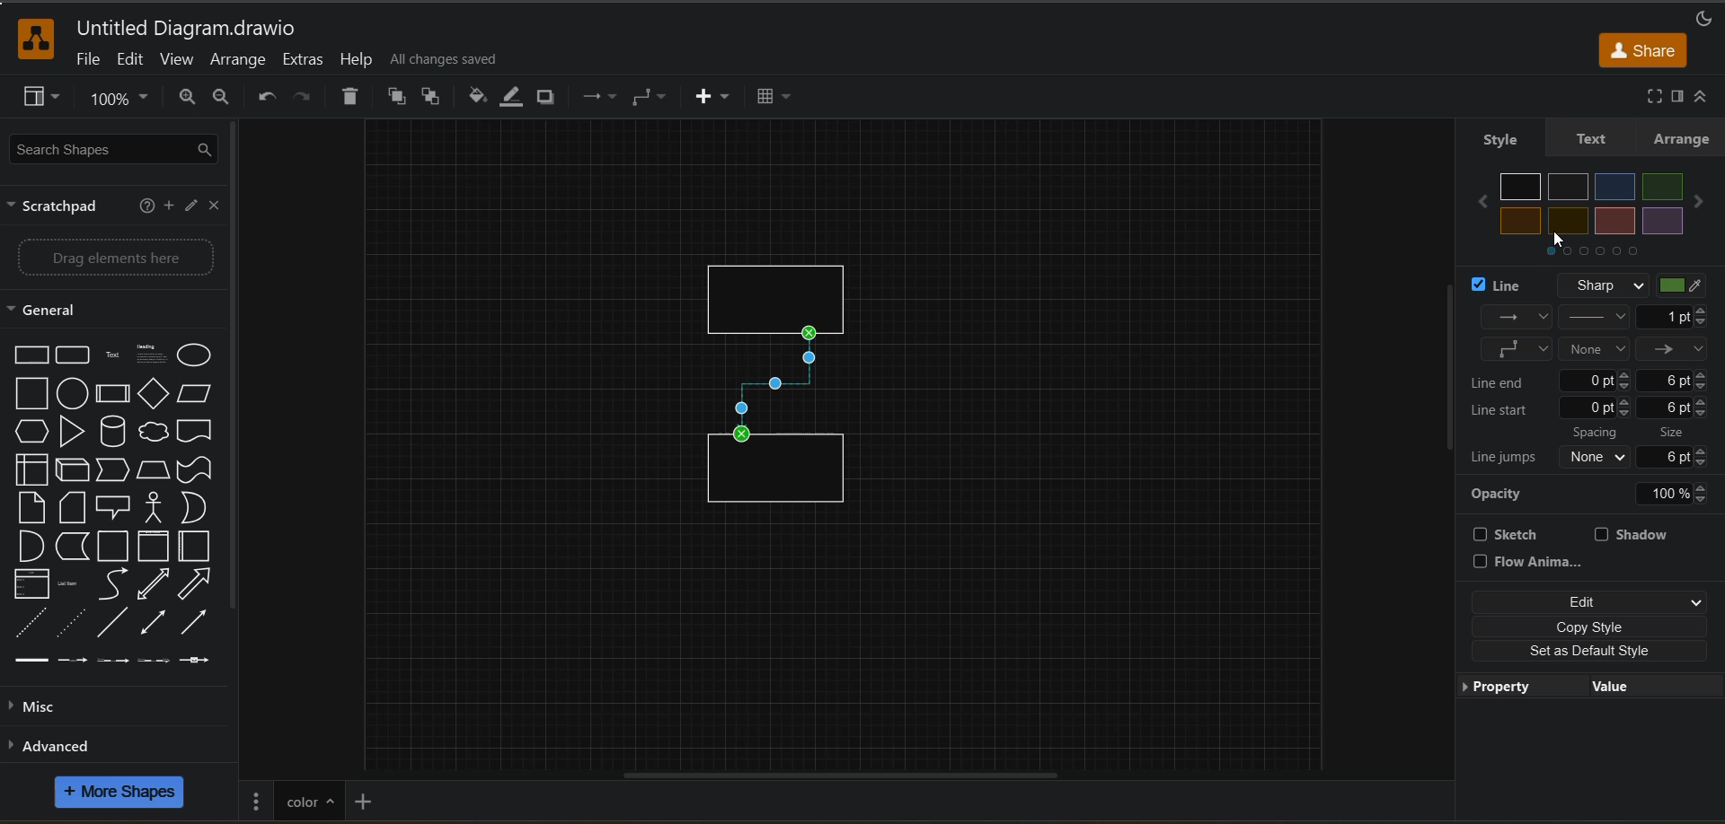 This screenshot has height=824, width=1725. What do you see at coordinates (1689, 286) in the screenshot?
I see `line color` at bounding box center [1689, 286].